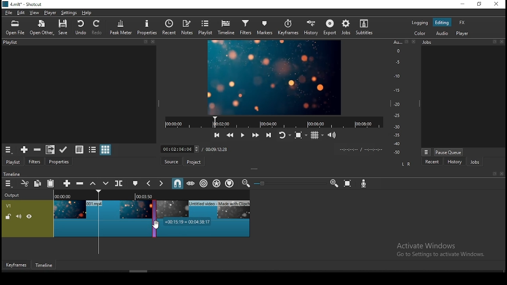 The height and width of the screenshot is (285, 507). I want to click on video track, so click(28, 218).